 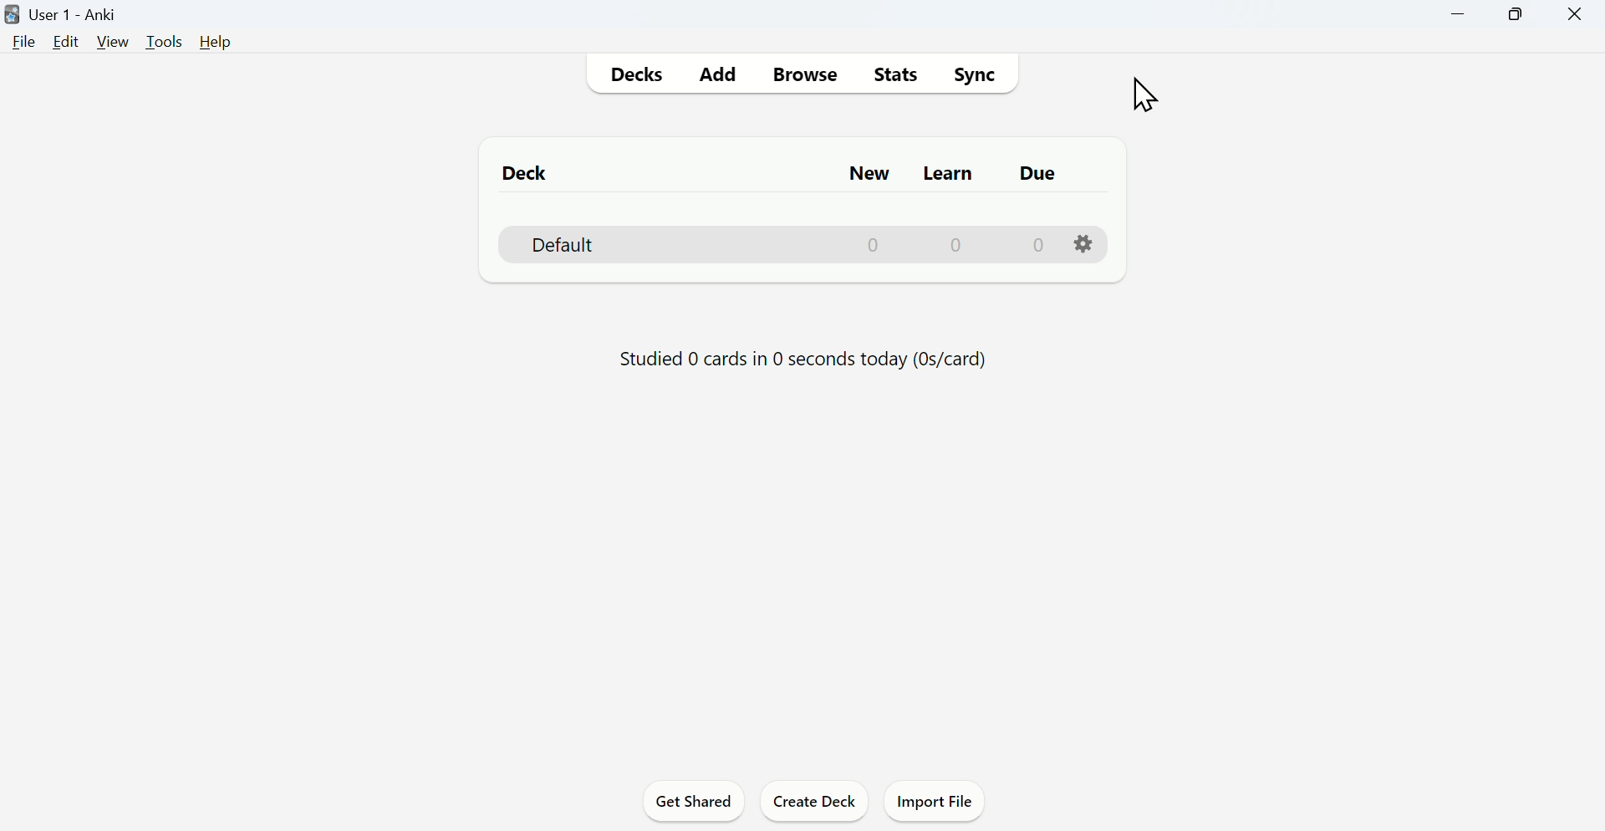 I want to click on File, so click(x=21, y=43).